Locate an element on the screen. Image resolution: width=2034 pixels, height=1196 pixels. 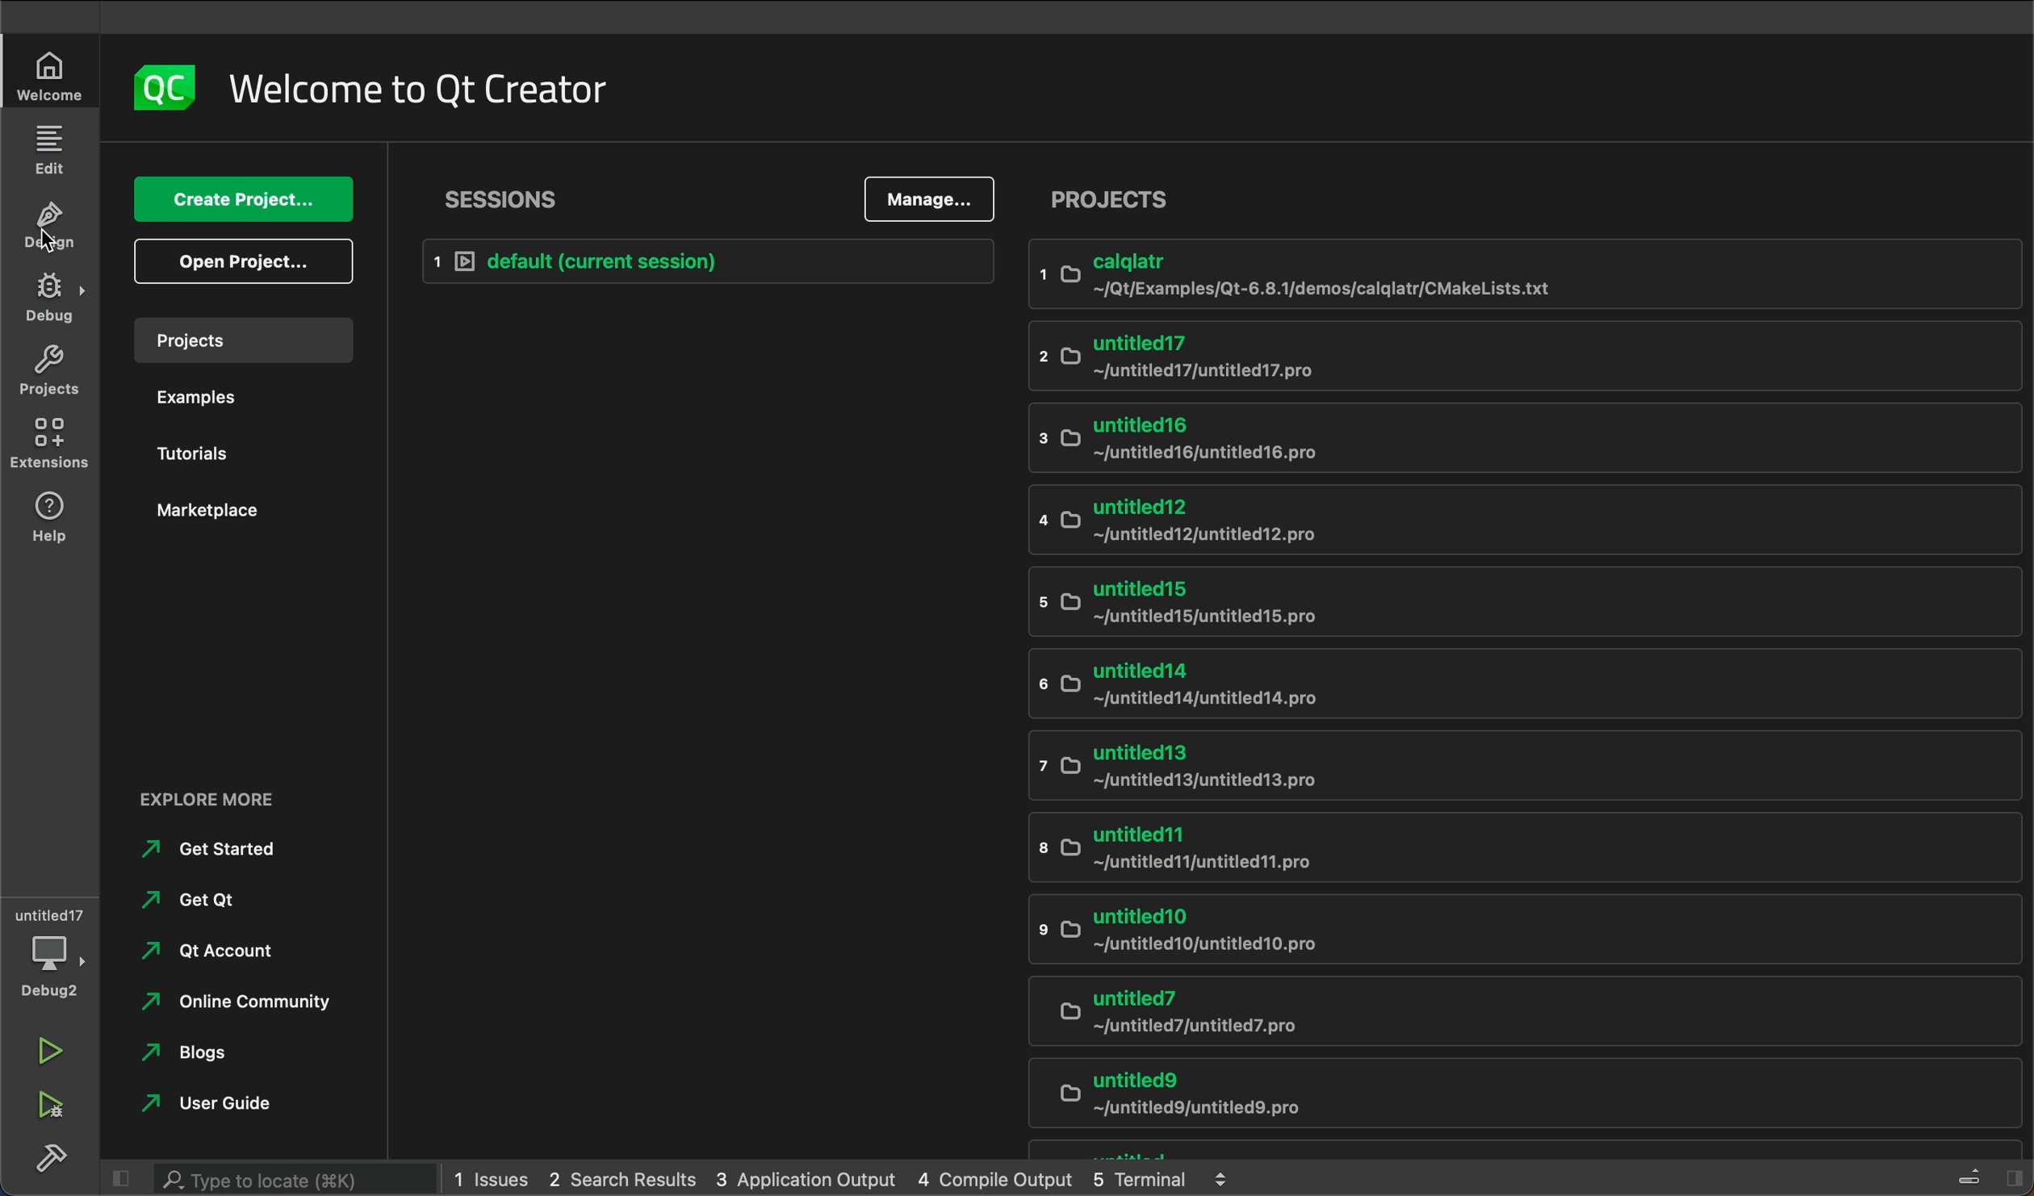
 is located at coordinates (2015, 1177).